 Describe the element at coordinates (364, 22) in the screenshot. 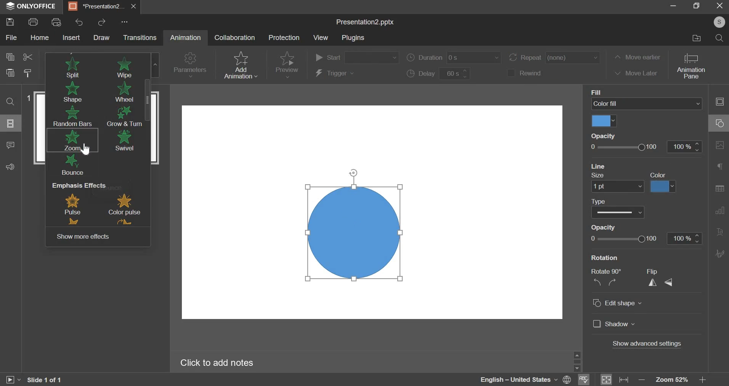

I see `presentation name` at that location.